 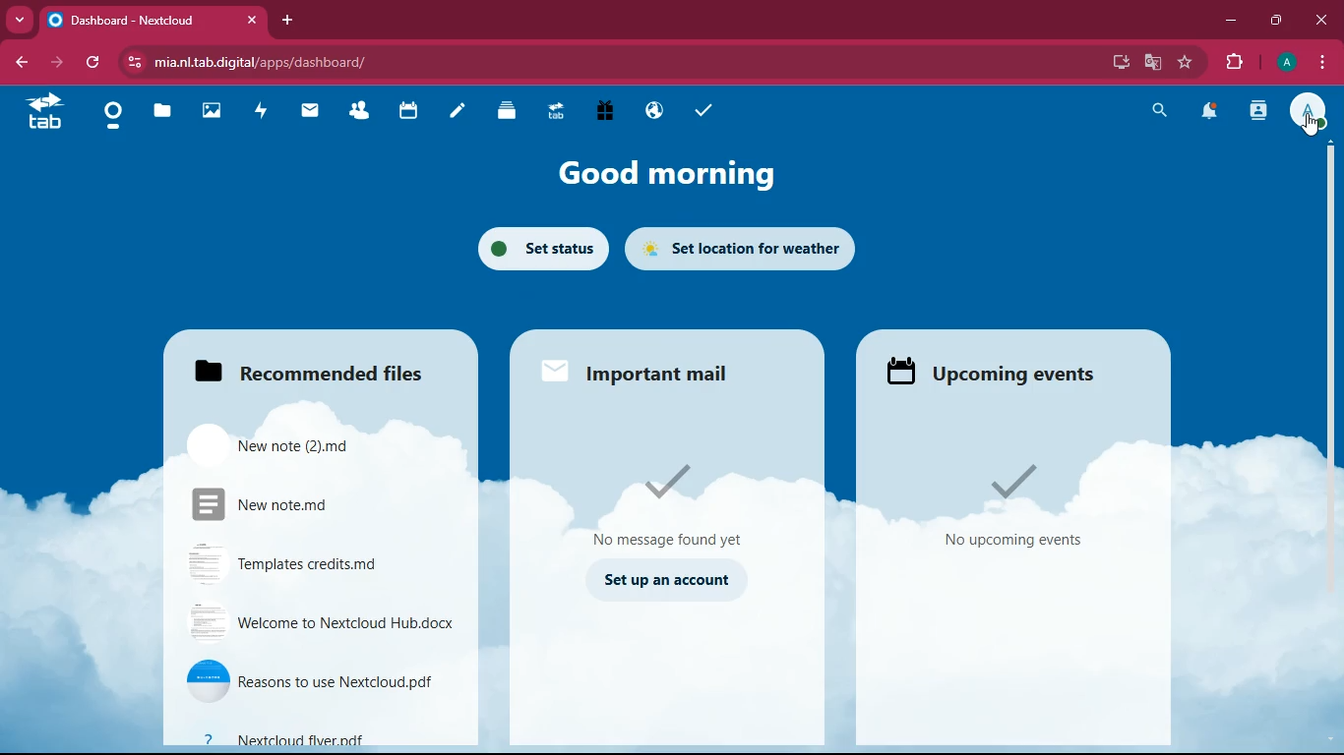 I want to click on events, so click(x=999, y=368).